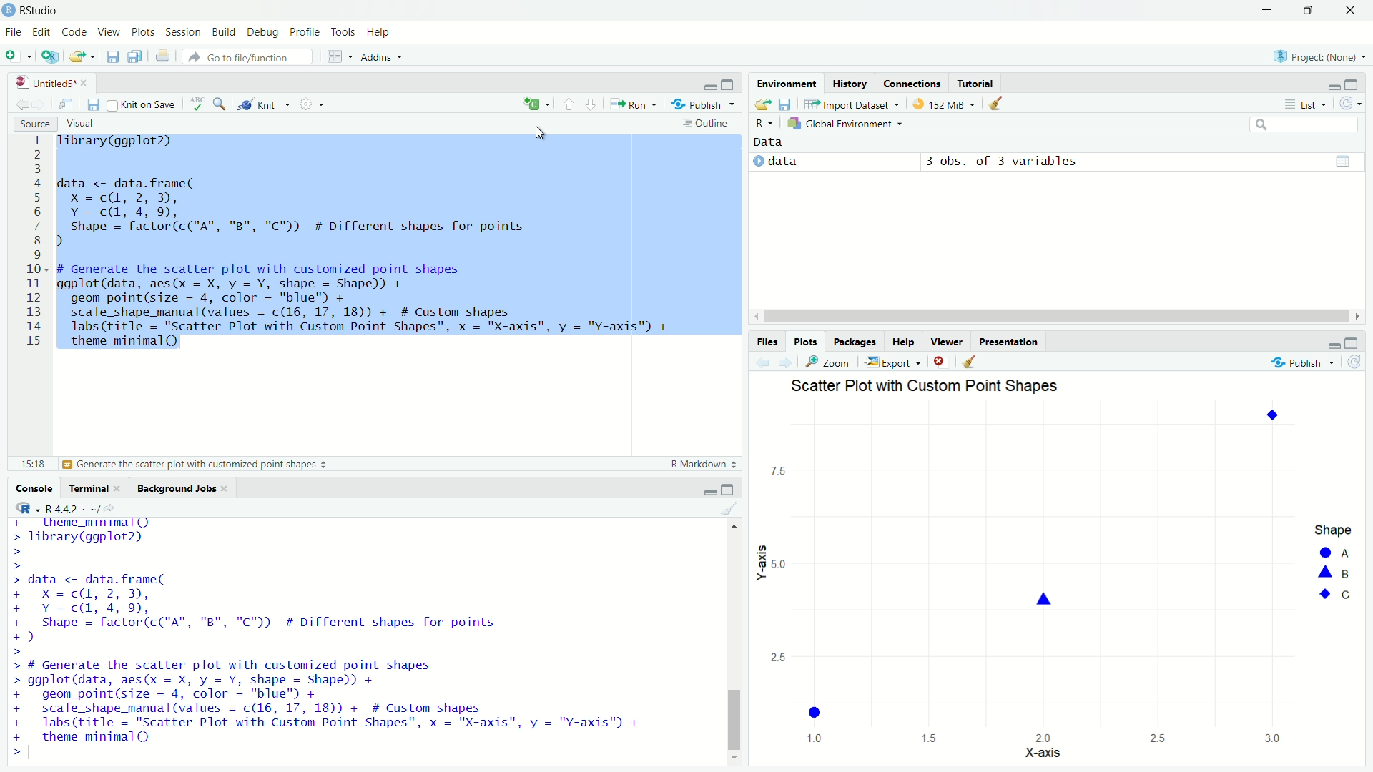 The image size is (1373, 772). Describe the element at coordinates (221, 104) in the screenshot. I see `Find/Replace` at that location.